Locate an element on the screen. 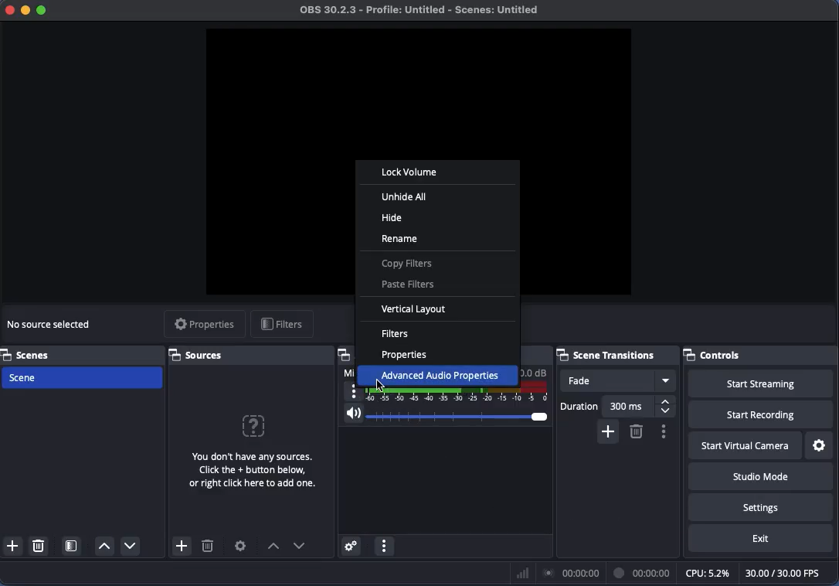 This screenshot has width=839, height=586. Advanced audio properties is located at coordinates (350, 547).